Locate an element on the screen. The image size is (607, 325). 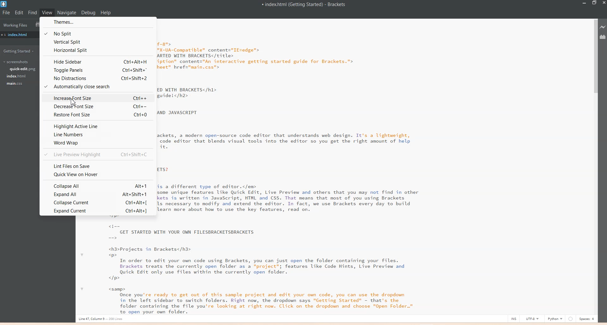
Getting Started is located at coordinates (21, 52).